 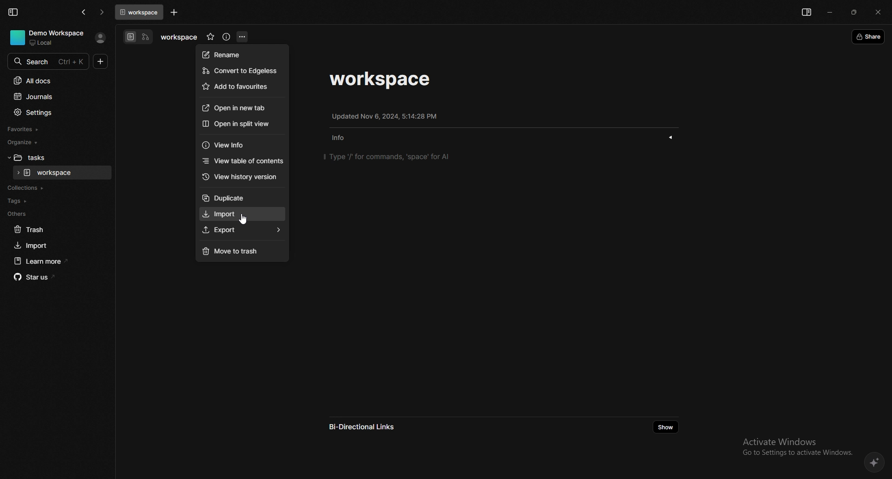 What do you see at coordinates (54, 230) in the screenshot?
I see `trash` at bounding box center [54, 230].